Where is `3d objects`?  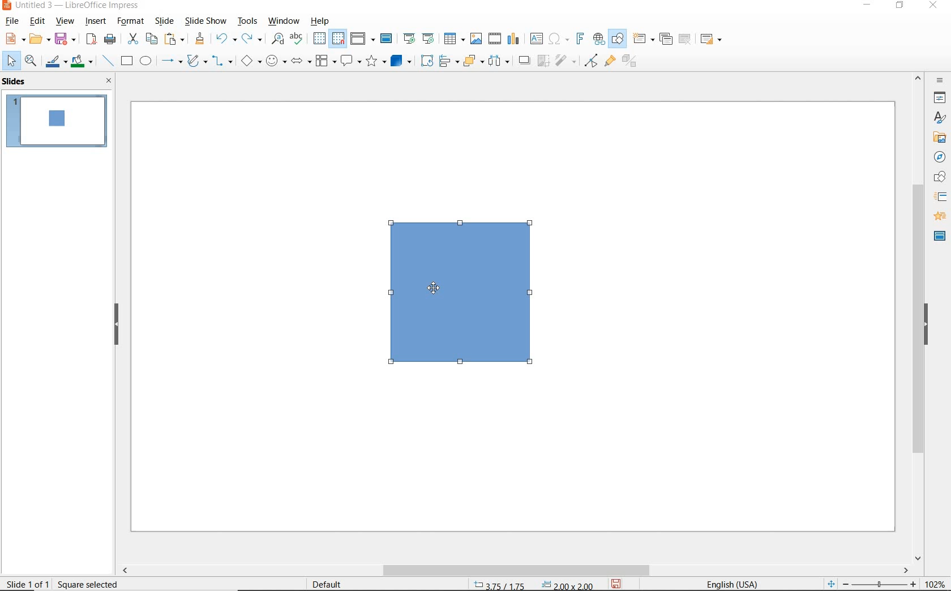 3d objects is located at coordinates (401, 60).